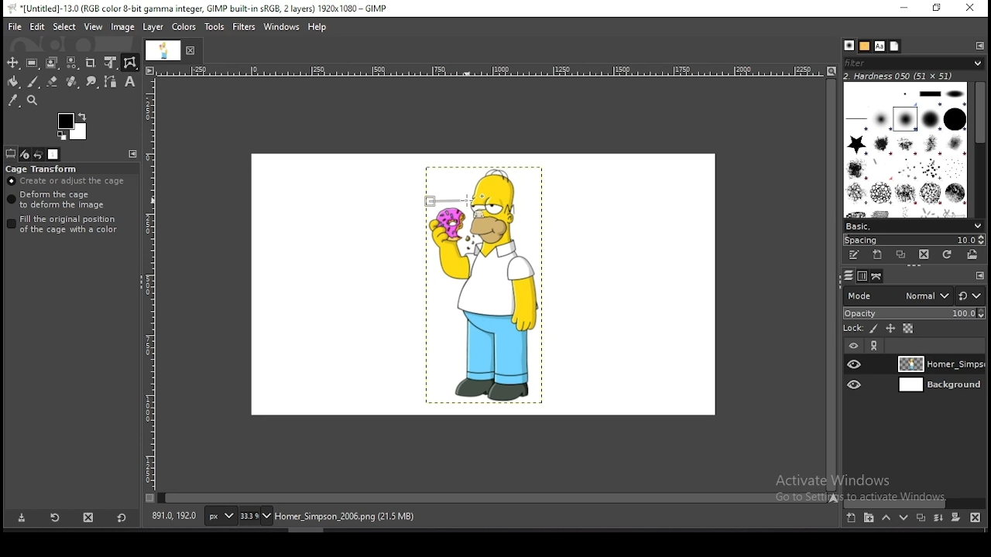  Describe the element at coordinates (124, 29) in the screenshot. I see `image` at that location.